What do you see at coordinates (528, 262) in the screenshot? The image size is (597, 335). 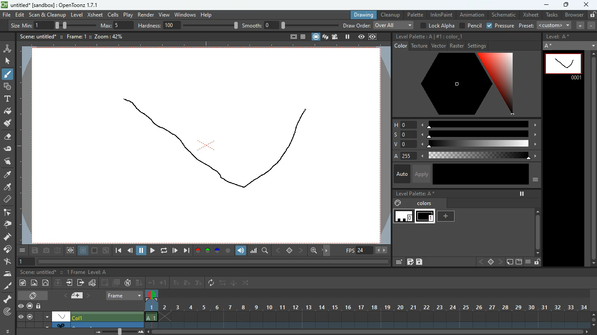 I see `menu` at bounding box center [528, 262].